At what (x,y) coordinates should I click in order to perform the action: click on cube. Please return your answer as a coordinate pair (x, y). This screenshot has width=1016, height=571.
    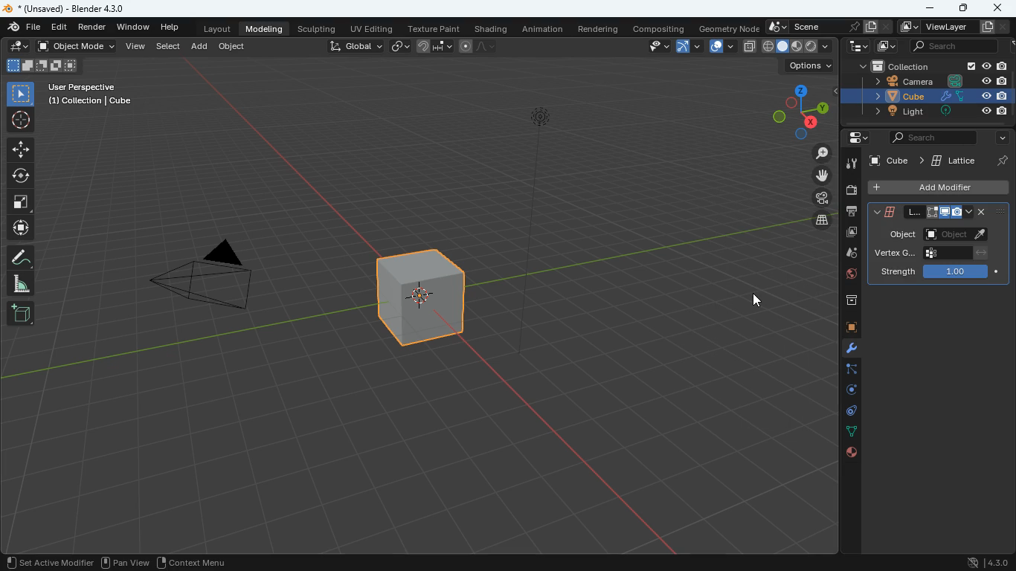
    Looking at the image, I should click on (936, 97).